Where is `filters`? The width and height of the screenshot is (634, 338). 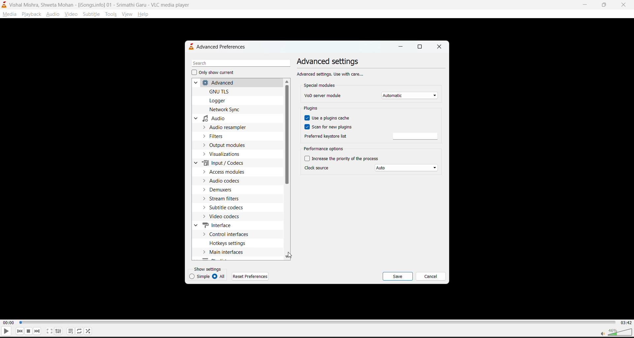
filters is located at coordinates (217, 136).